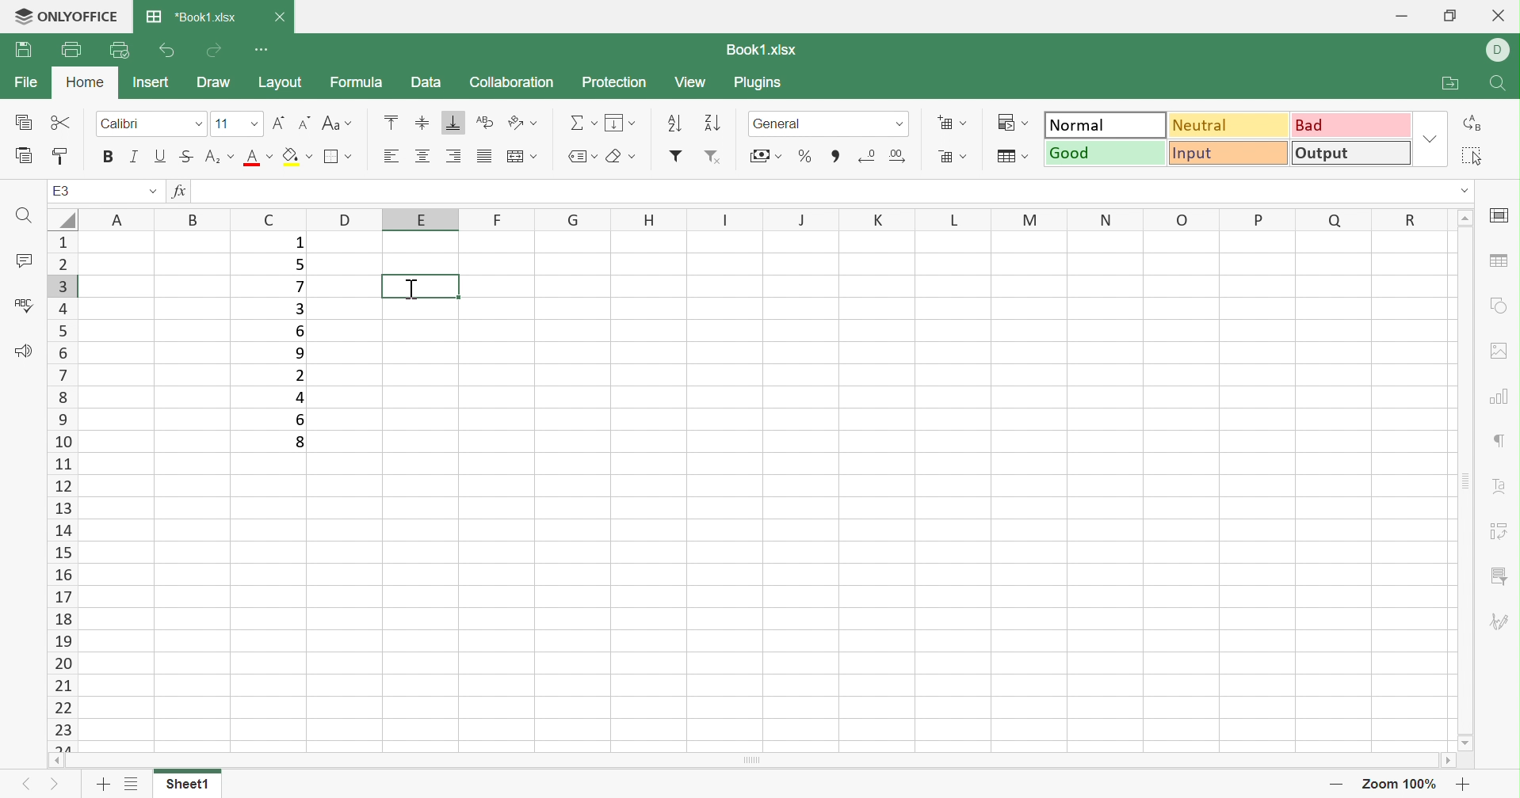 This screenshot has width=1520, height=798. I want to click on Justified, so click(483, 156).